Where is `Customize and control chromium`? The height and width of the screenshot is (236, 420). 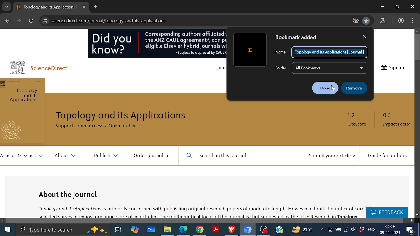 Customize and control chromium is located at coordinates (412, 21).